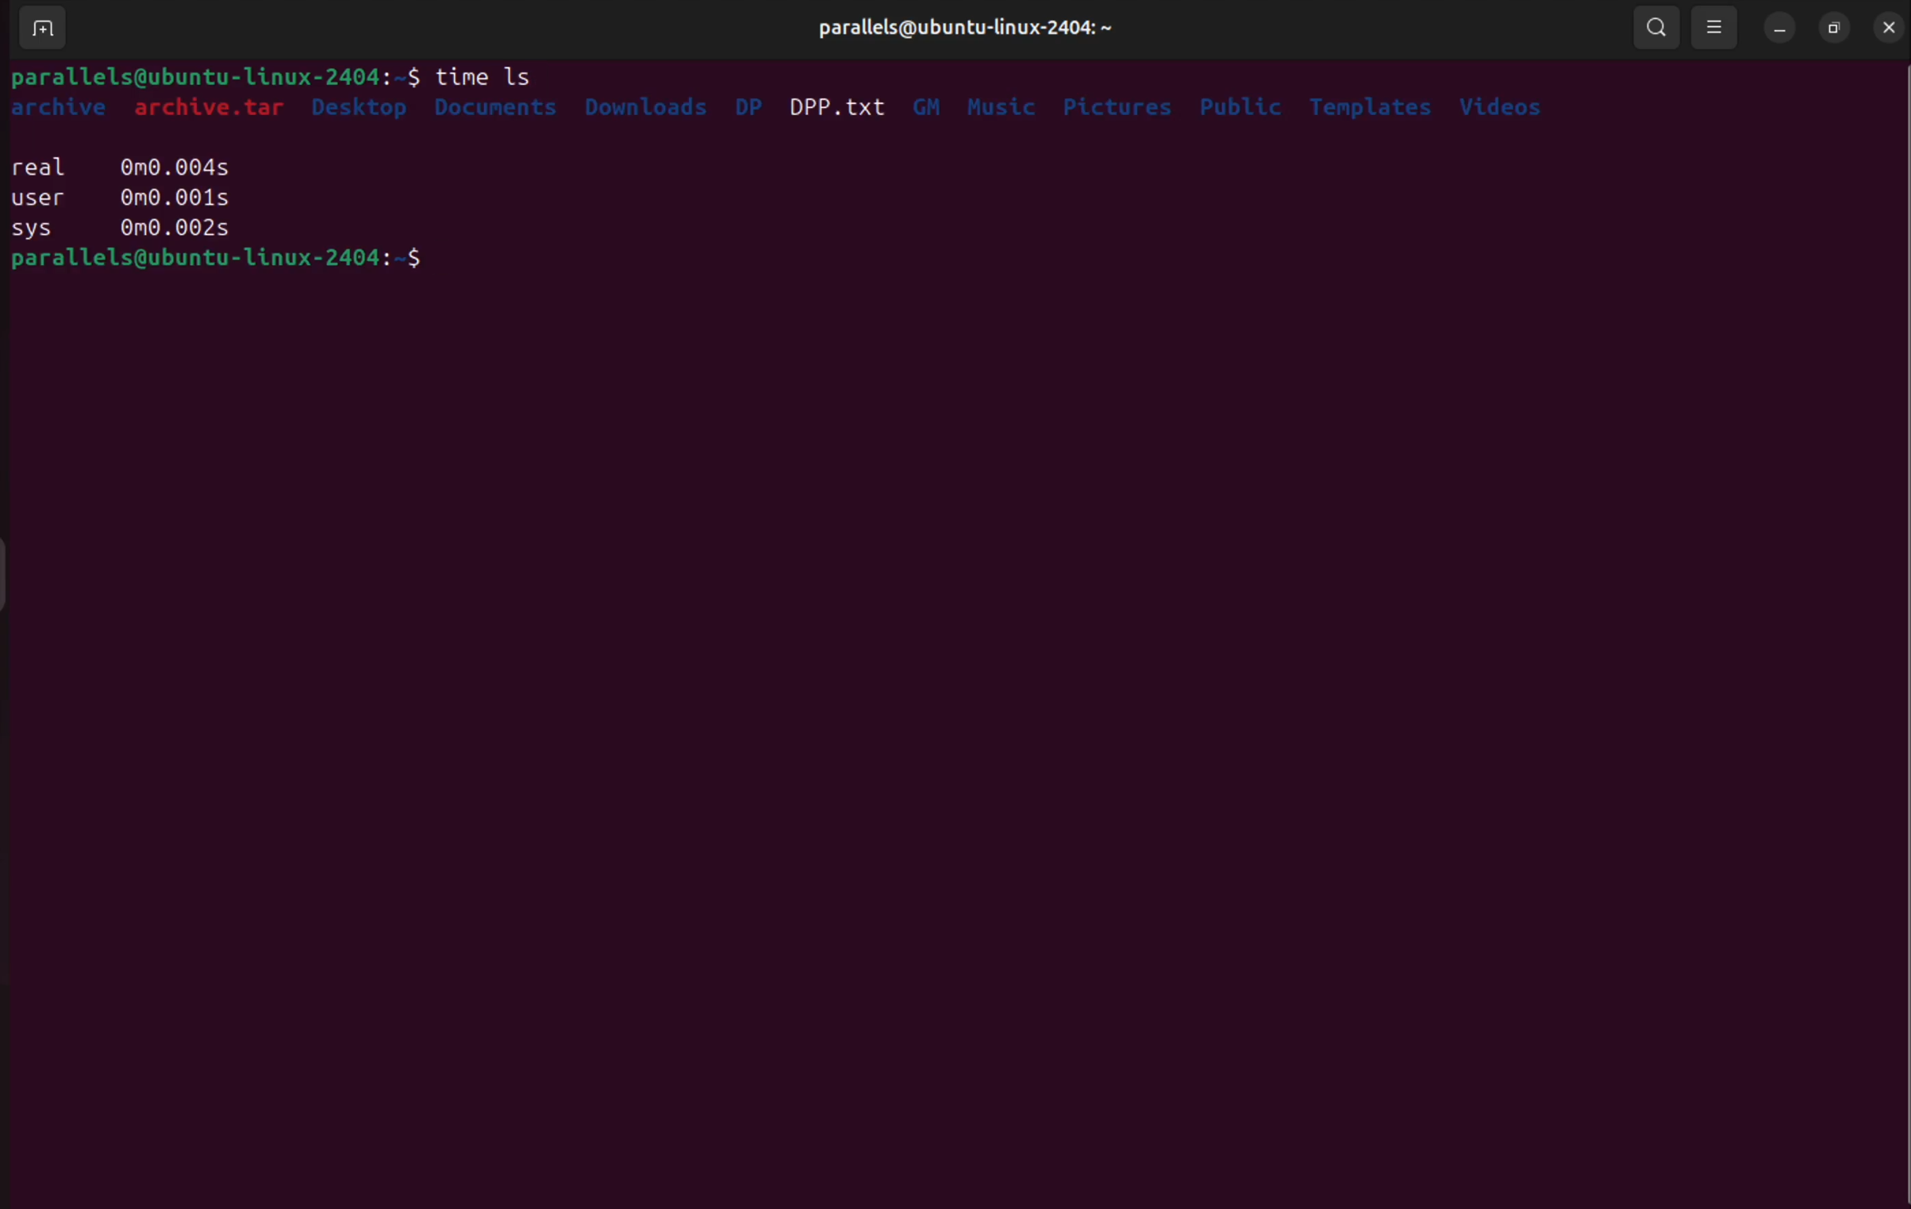  Describe the element at coordinates (68, 107) in the screenshot. I see `archive` at that location.